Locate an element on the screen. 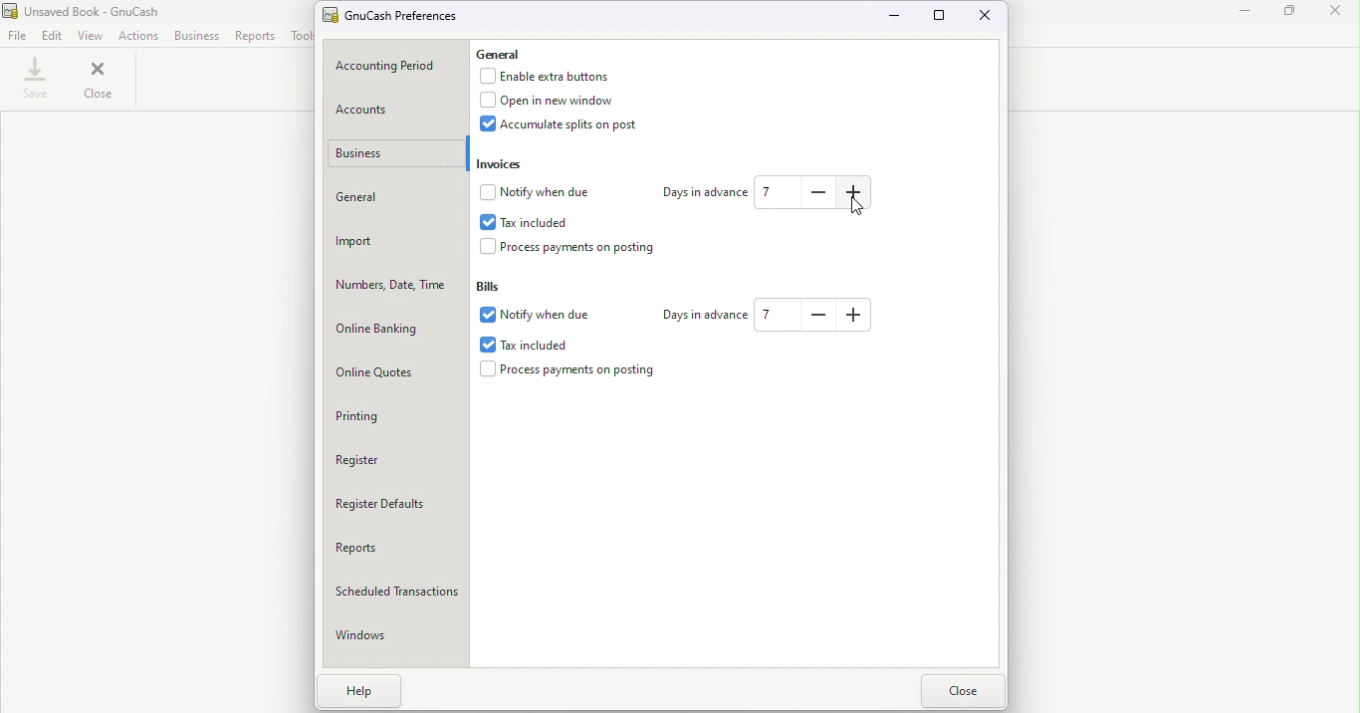 The width and height of the screenshot is (1360, 713). Report is located at coordinates (257, 36).